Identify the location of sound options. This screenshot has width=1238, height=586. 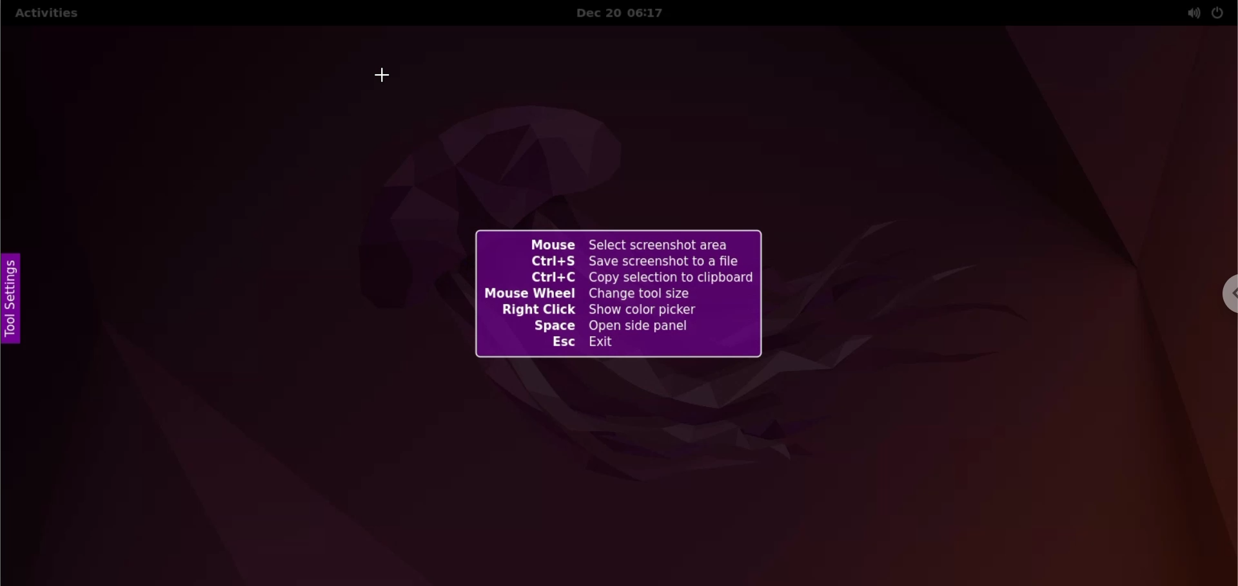
(1190, 13).